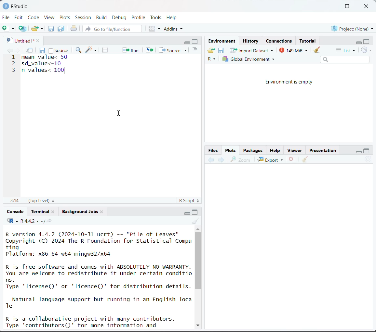 Image resolution: width=376 pixels, height=332 pixels. I want to click on remove the current plot, so click(291, 160).